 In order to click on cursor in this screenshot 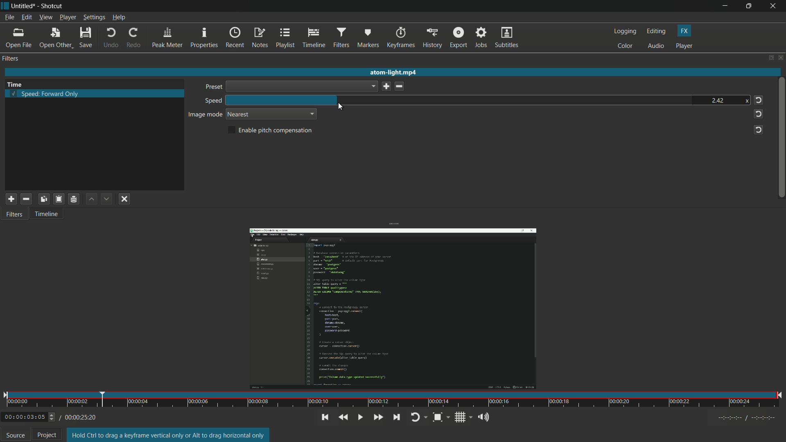, I will do `click(340, 107)`.